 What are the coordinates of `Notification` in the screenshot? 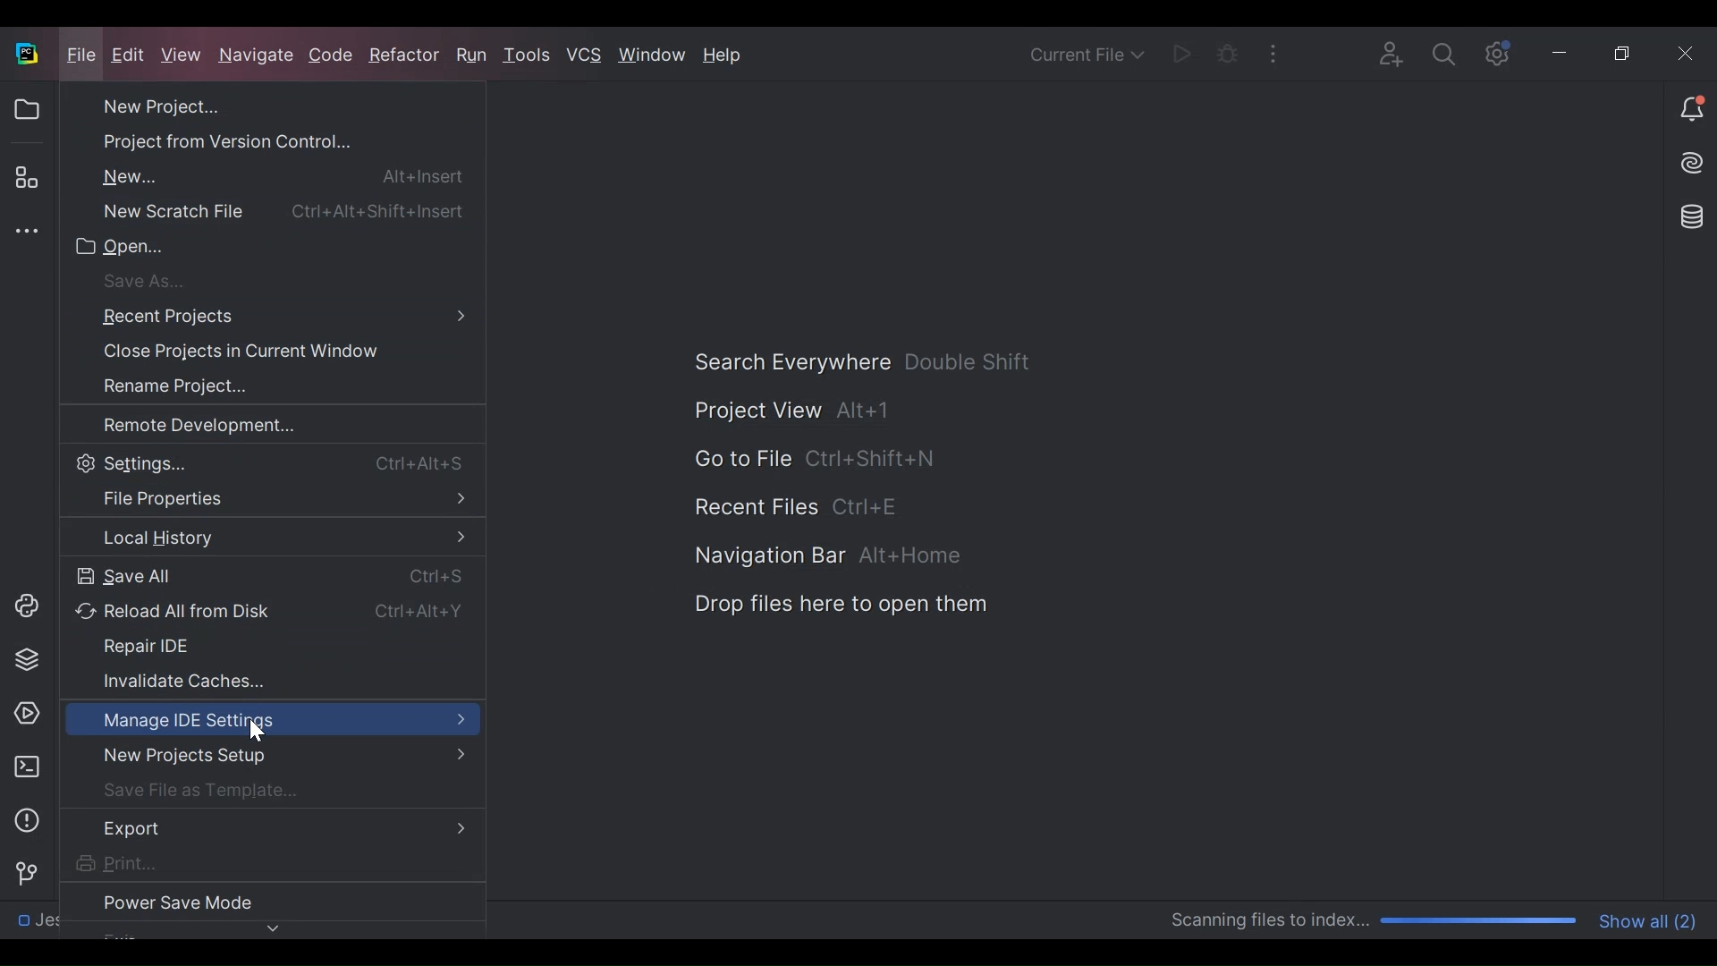 It's located at (1691, 109).